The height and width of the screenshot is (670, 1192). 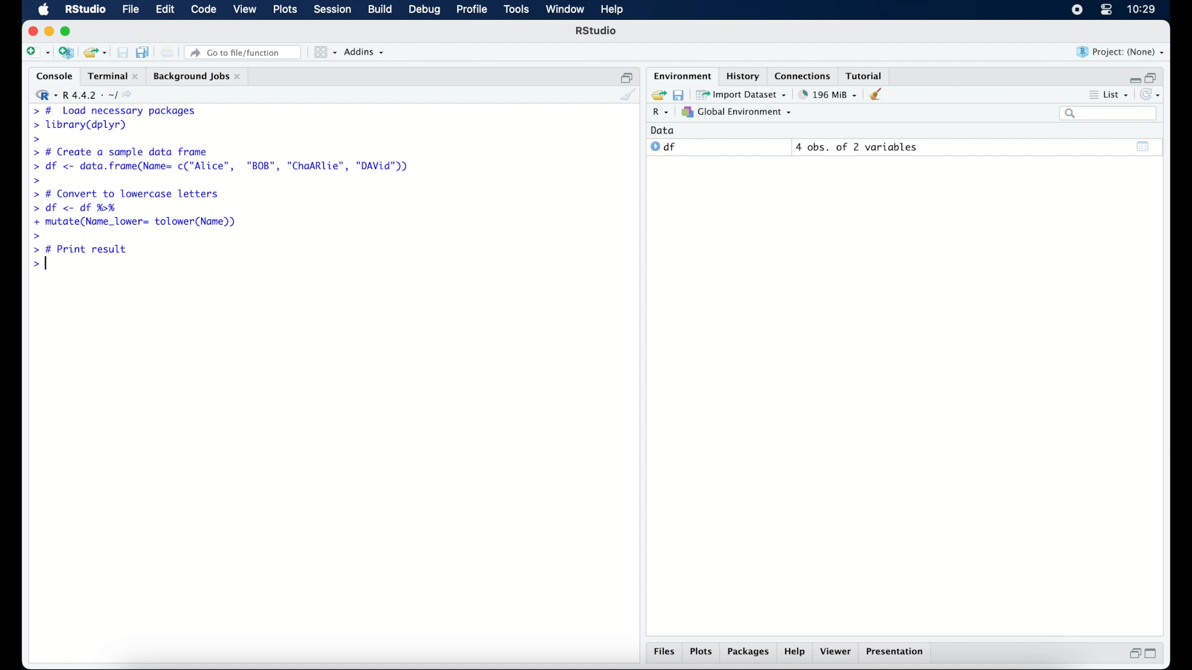 What do you see at coordinates (737, 112) in the screenshot?
I see `global environment` at bounding box center [737, 112].